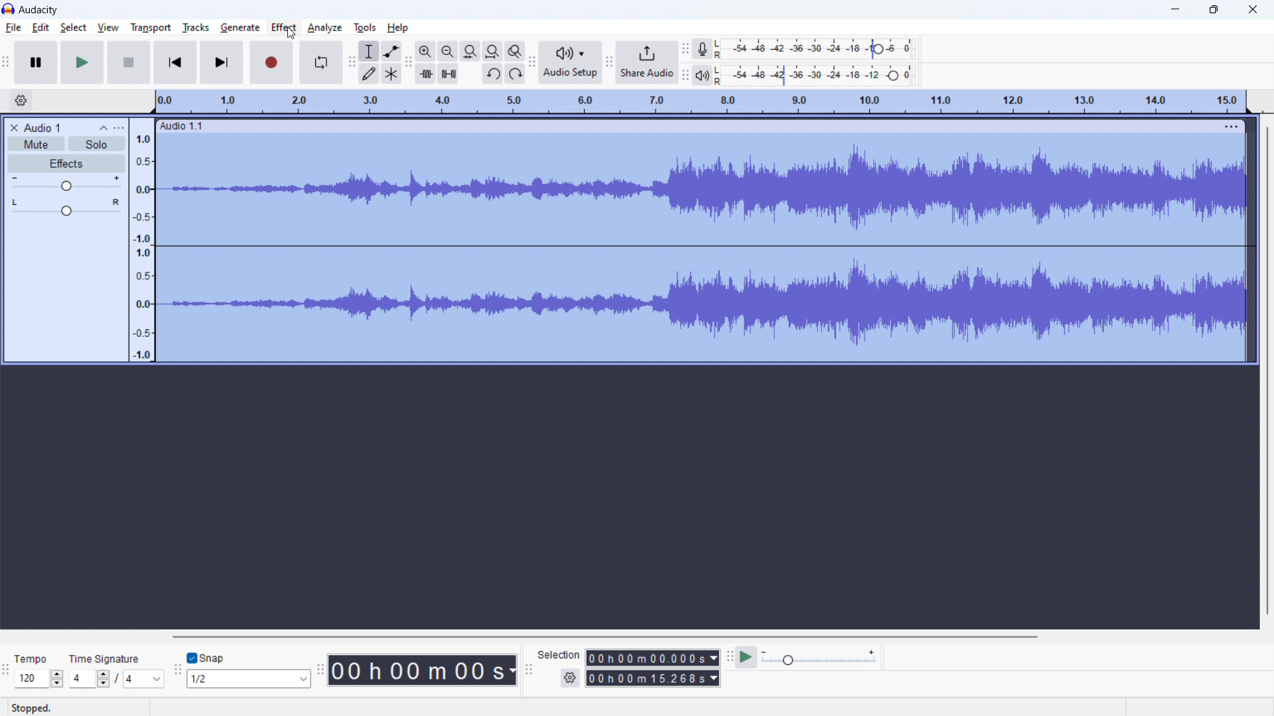 The height and width of the screenshot is (716, 1274). What do you see at coordinates (116, 680) in the screenshot?
I see `4/4 (set time signature)` at bounding box center [116, 680].